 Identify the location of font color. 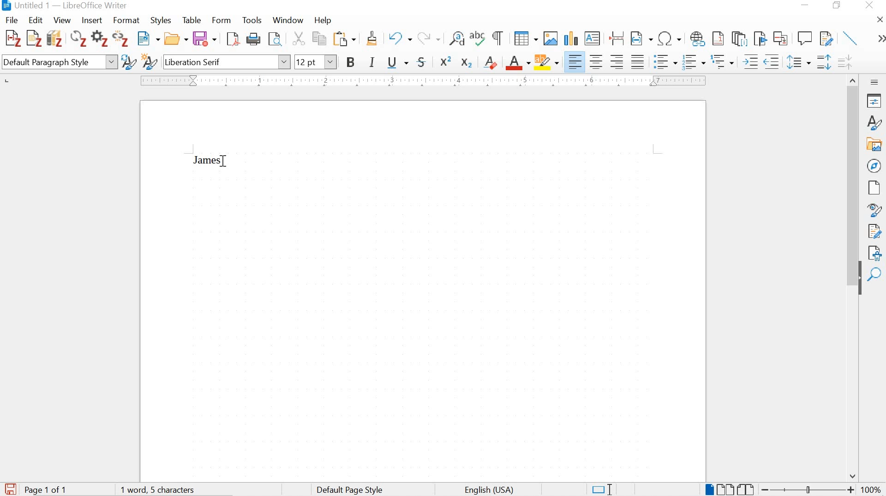
(518, 63).